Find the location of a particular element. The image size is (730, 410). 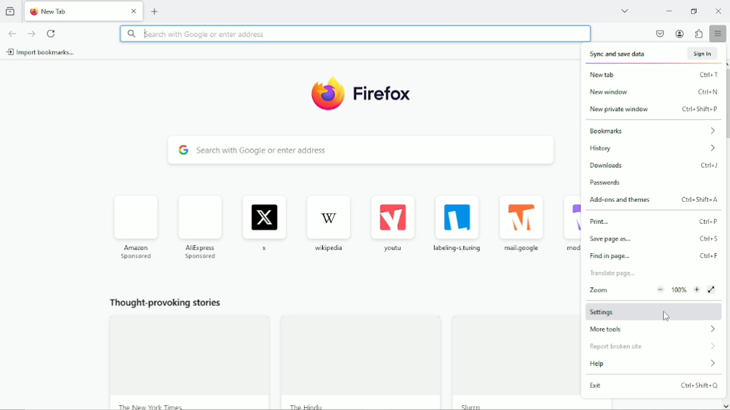

report broken site is located at coordinates (652, 348).